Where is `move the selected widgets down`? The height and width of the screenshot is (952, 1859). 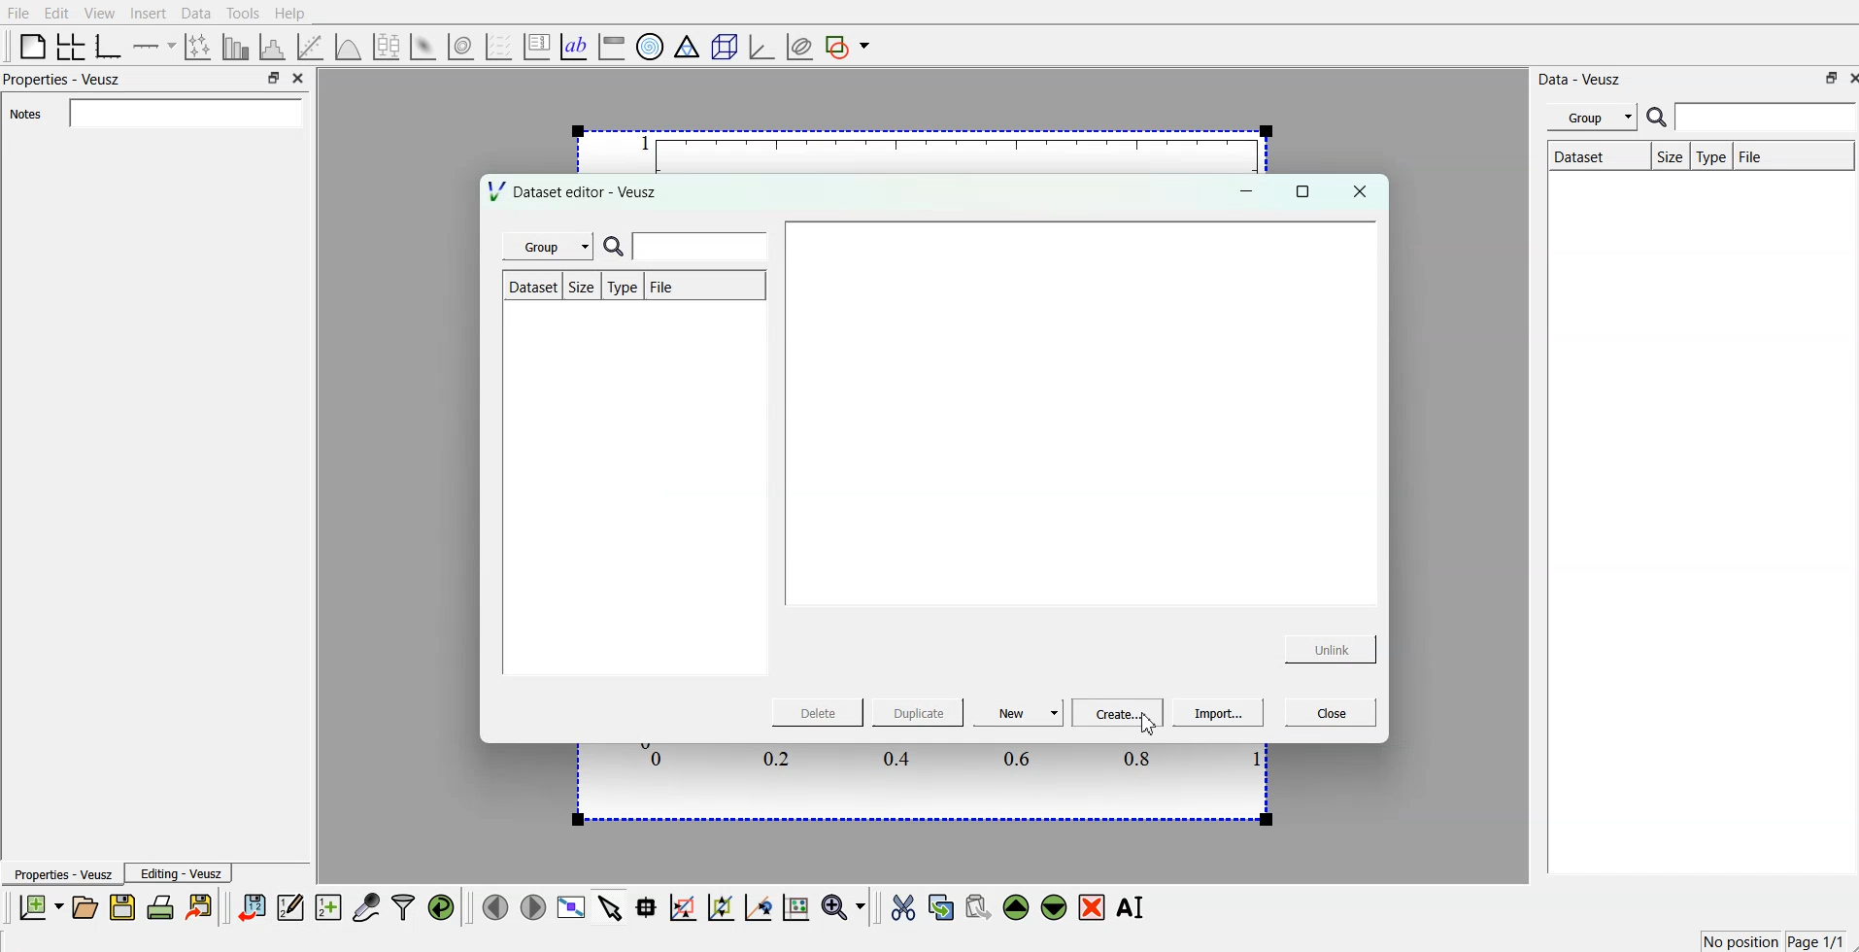 move the selected widgets down is located at coordinates (1054, 907).